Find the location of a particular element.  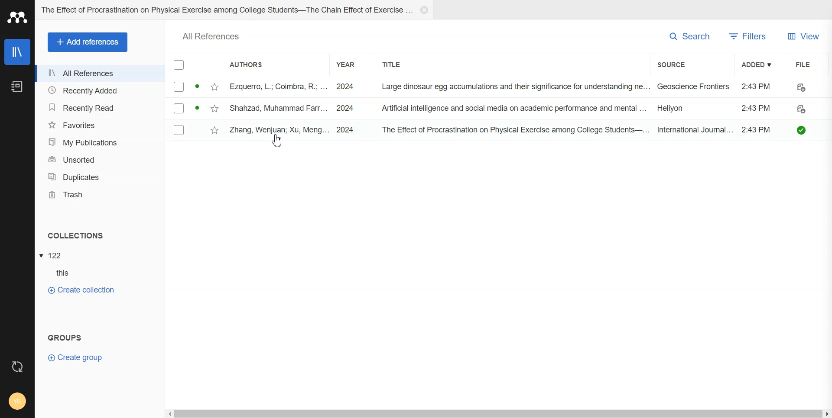

Add references is located at coordinates (88, 42).